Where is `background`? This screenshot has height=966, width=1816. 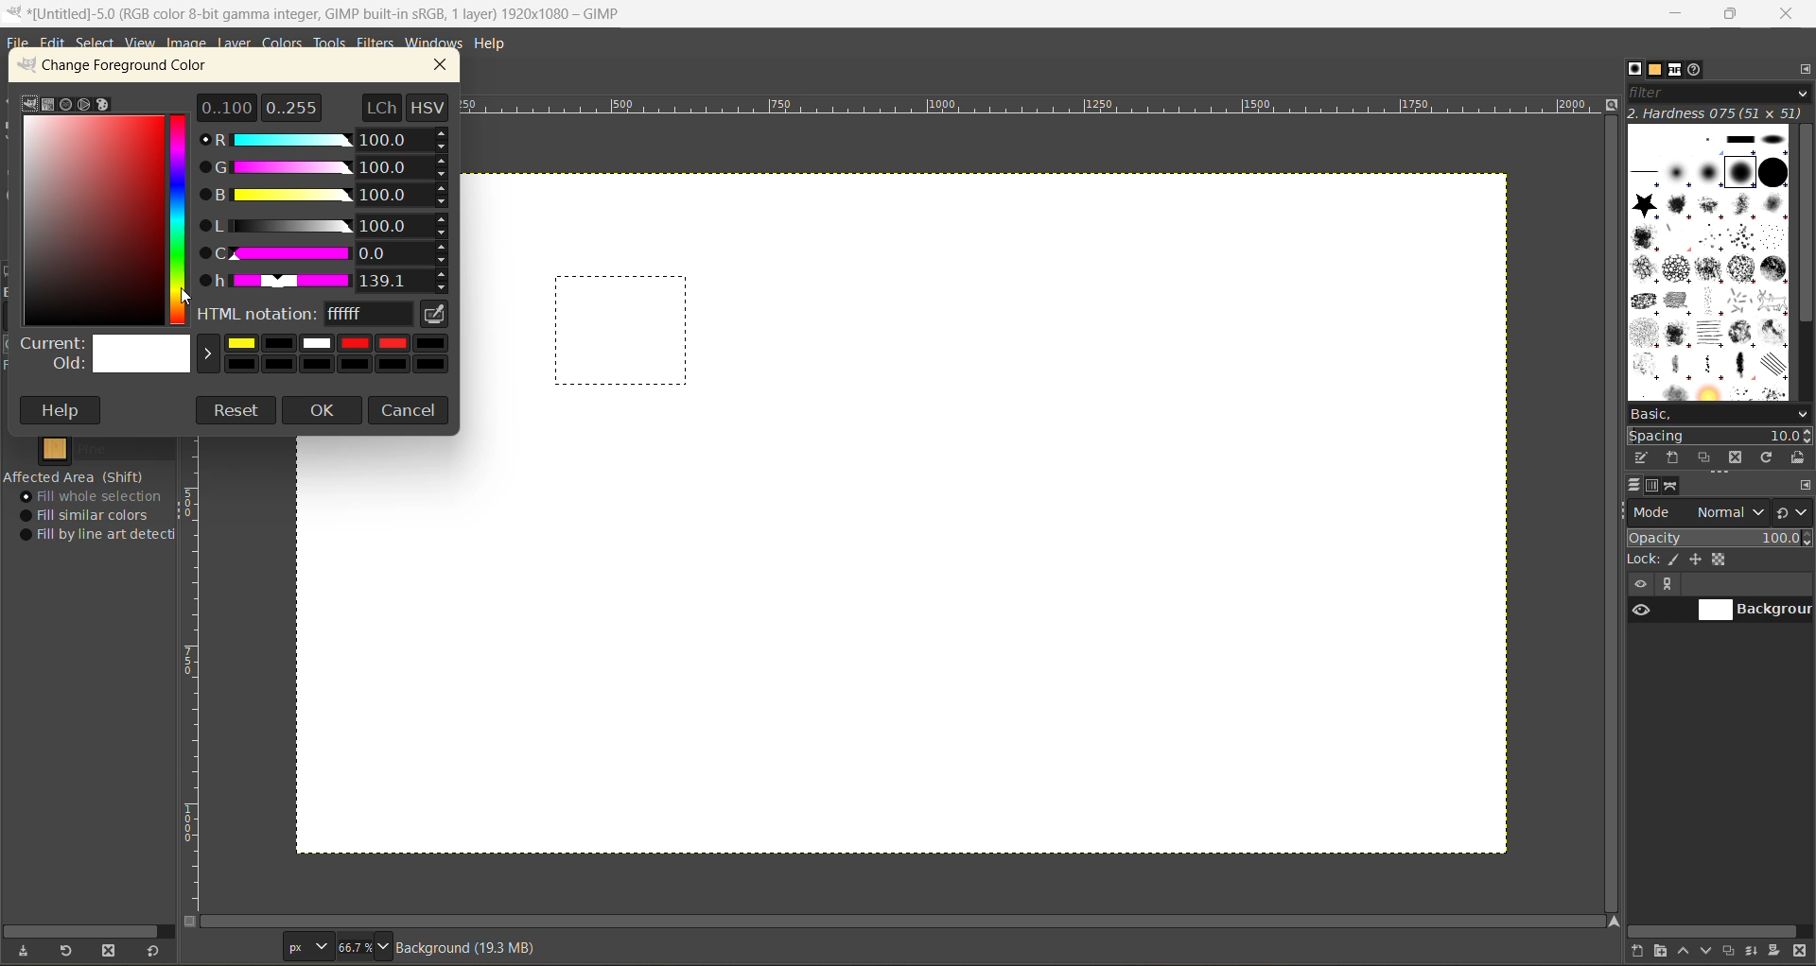
background is located at coordinates (1755, 611).